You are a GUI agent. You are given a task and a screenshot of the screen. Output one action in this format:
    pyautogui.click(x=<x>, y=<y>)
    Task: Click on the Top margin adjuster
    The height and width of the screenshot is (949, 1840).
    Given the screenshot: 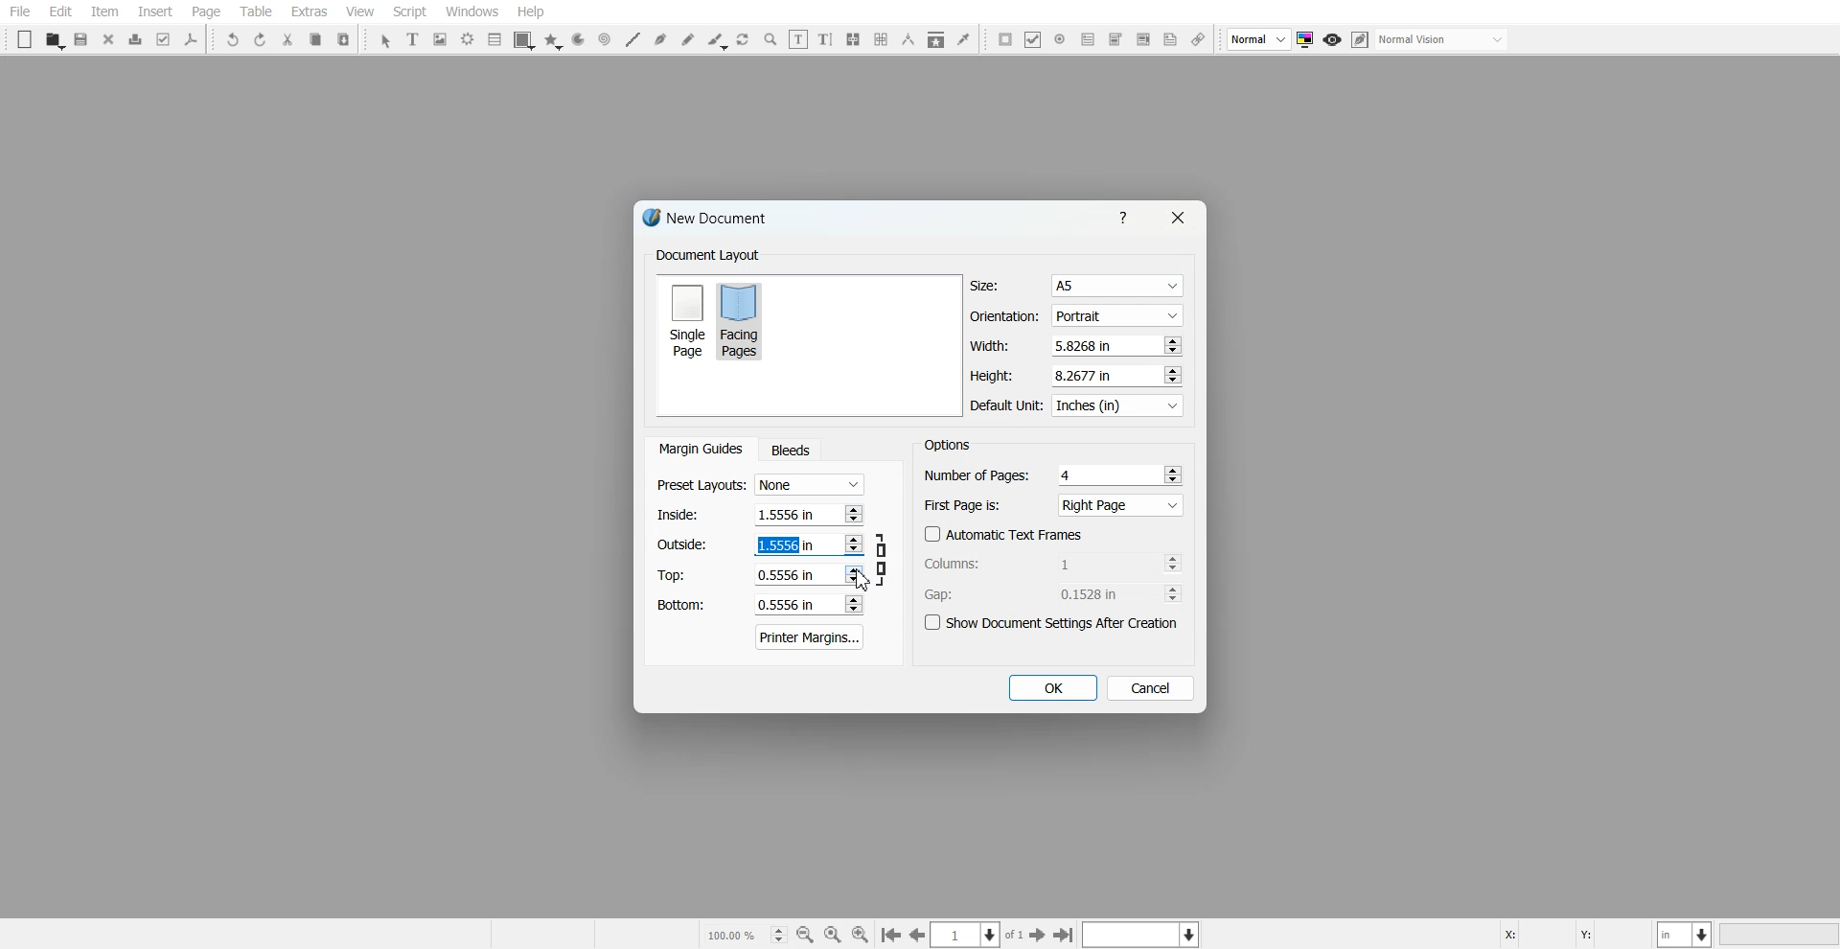 What is the action you would take?
    pyautogui.click(x=760, y=574)
    